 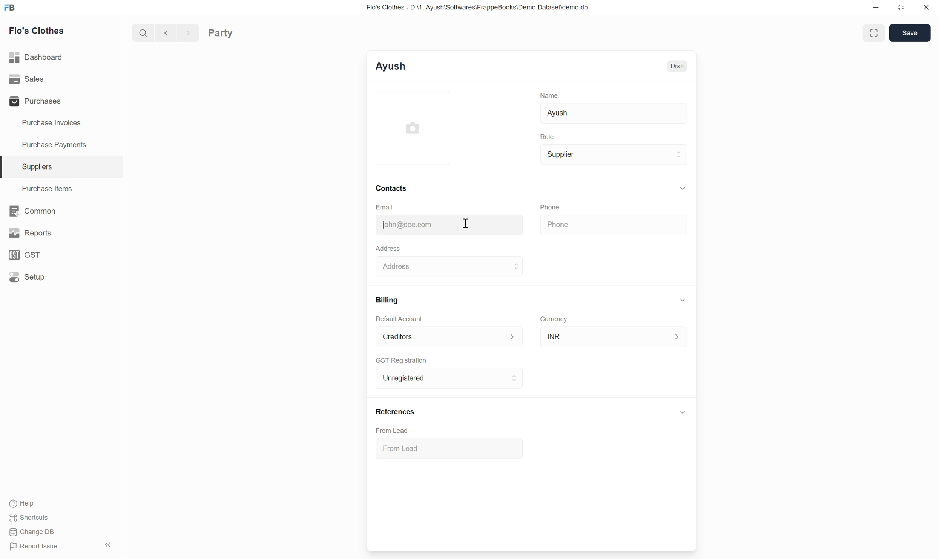 I want to click on Reports, so click(x=61, y=233).